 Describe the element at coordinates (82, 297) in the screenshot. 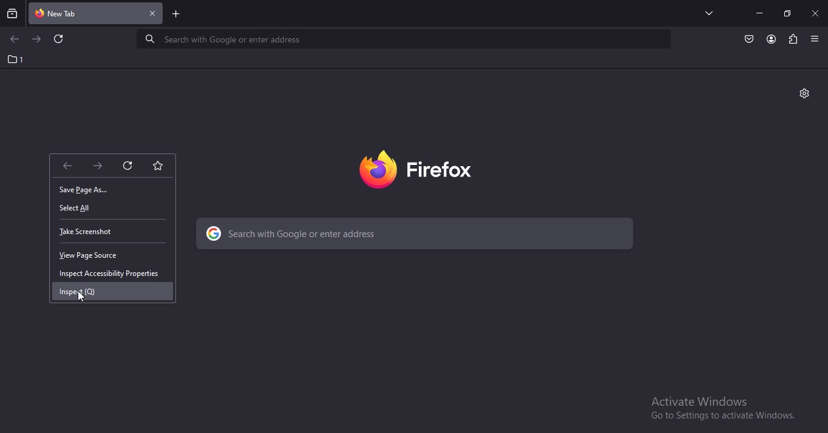

I see `cursor` at that location.